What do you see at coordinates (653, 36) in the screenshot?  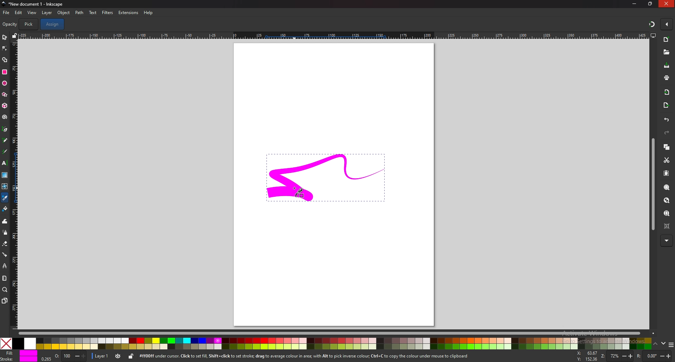 I see `display views` at bounding box center [653, 36].